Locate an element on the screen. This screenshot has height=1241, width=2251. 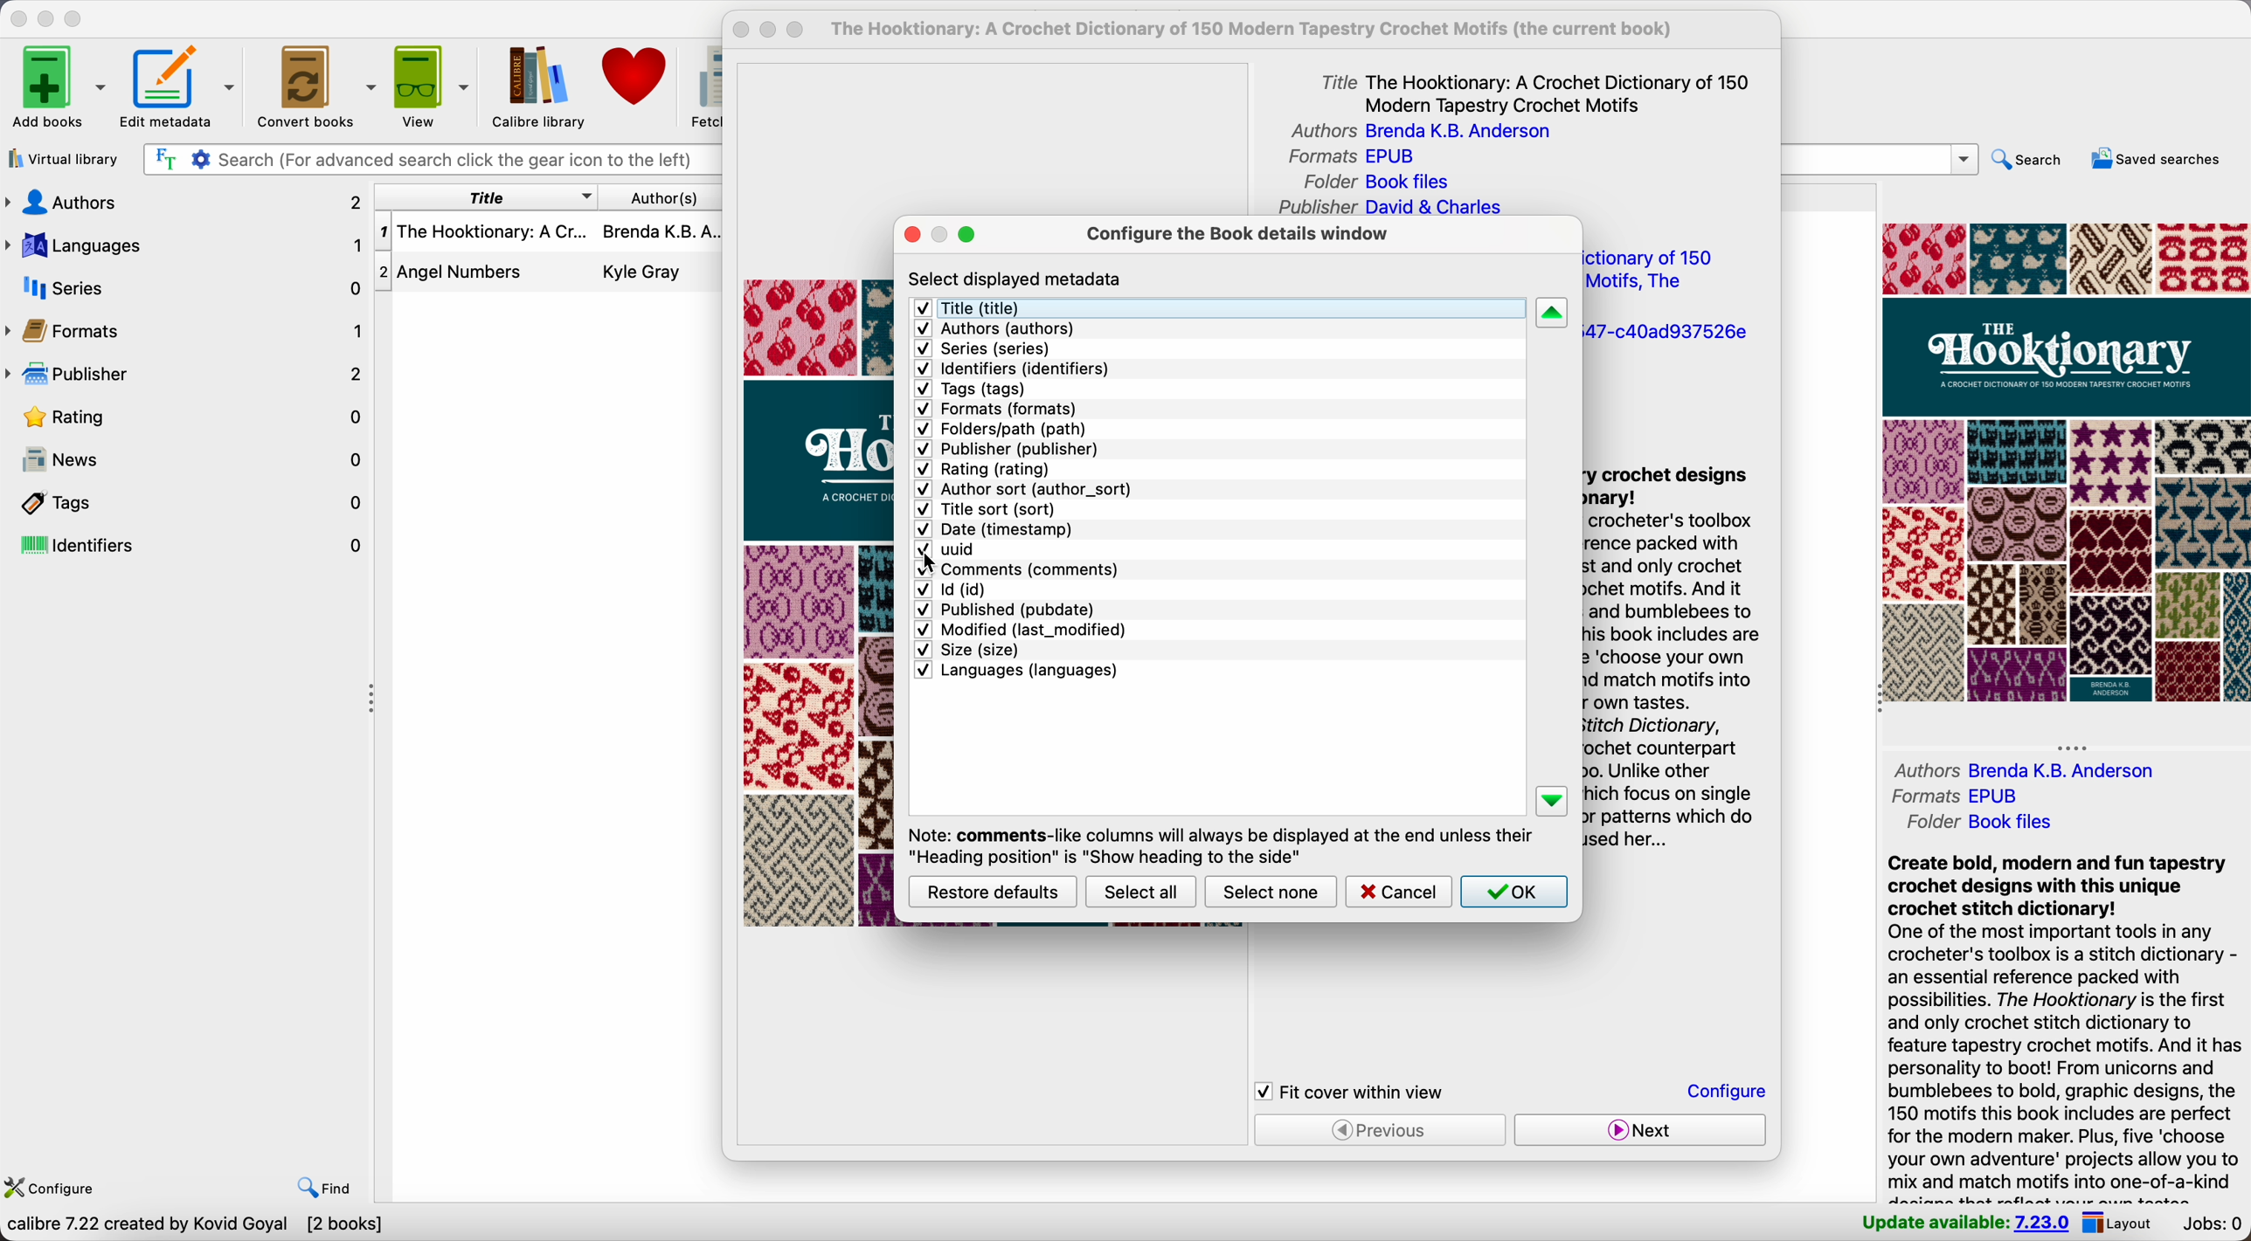
comments is located at coordinates (1016, 571).